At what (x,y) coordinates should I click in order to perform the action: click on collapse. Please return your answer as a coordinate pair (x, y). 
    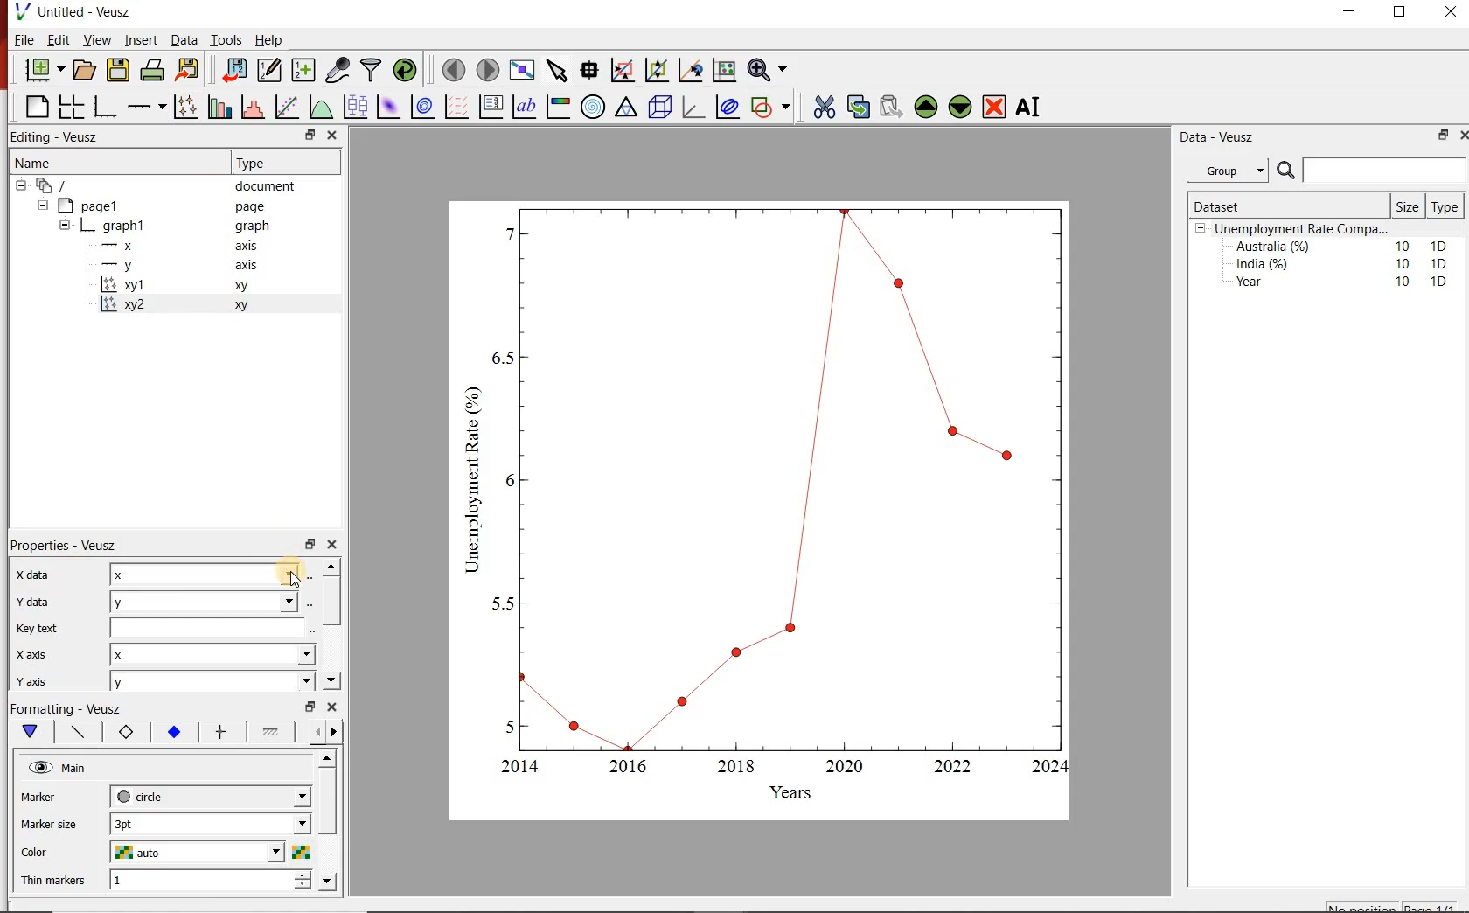
    Looking at the image, I should click on (42, 206).